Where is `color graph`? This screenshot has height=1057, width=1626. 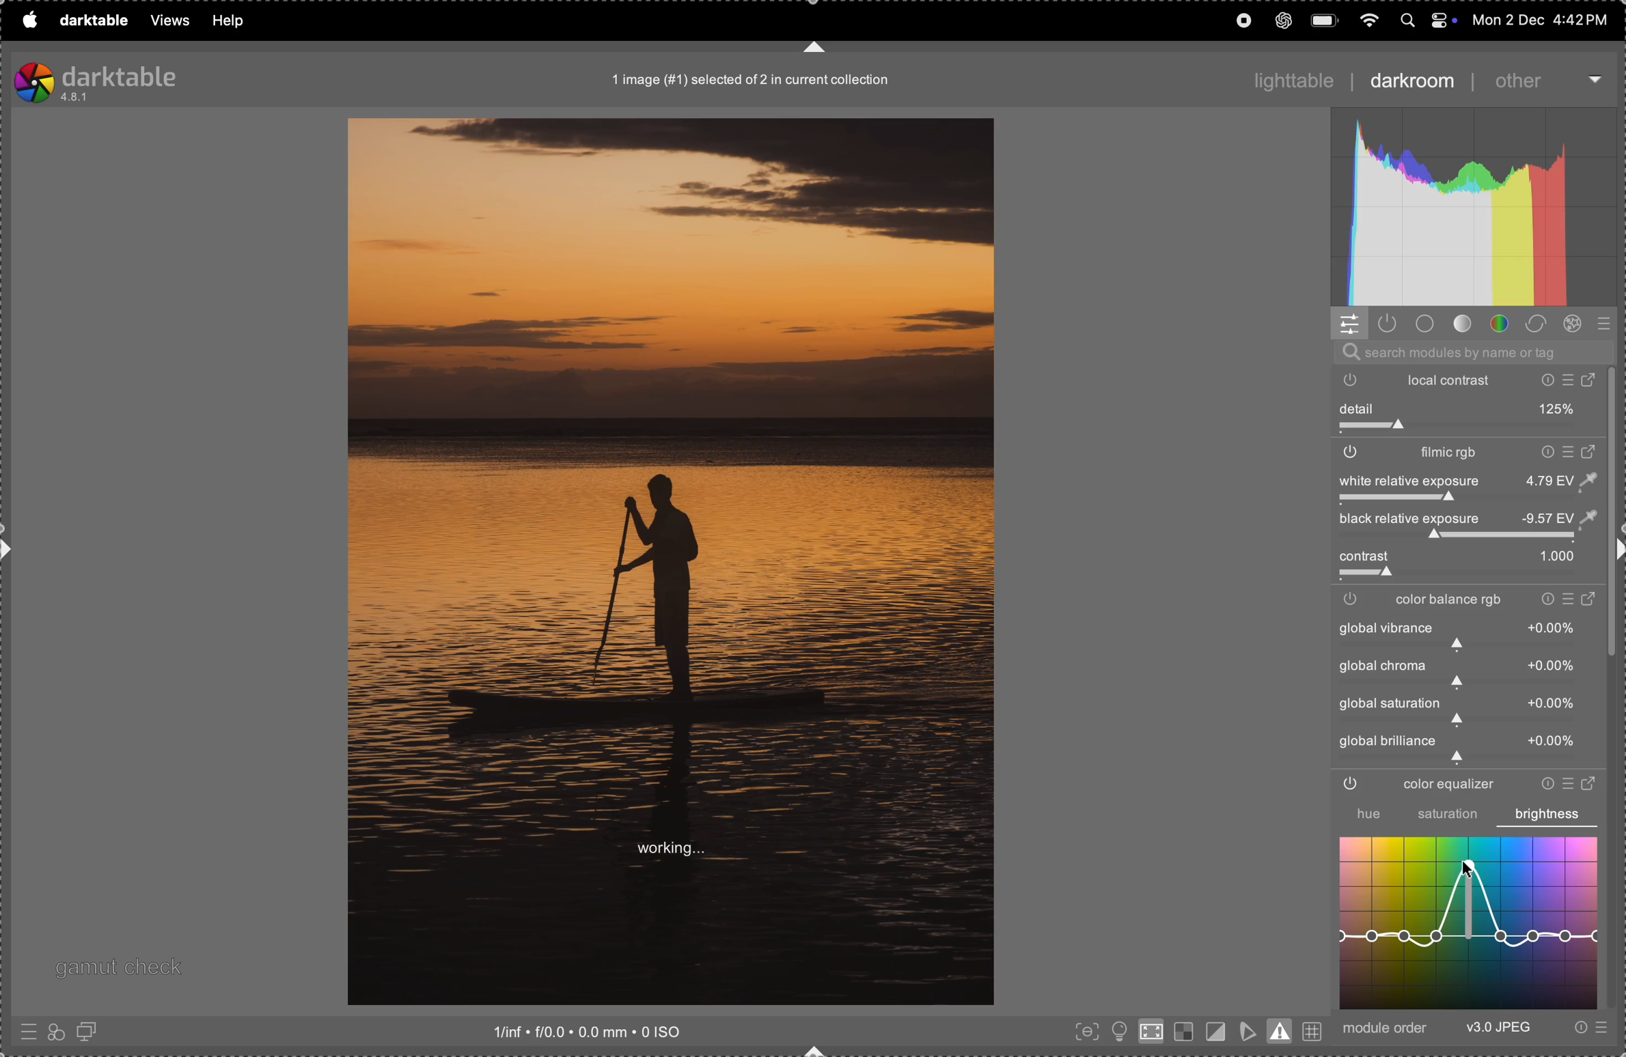
color graph is located at coordinates (1471, 924).